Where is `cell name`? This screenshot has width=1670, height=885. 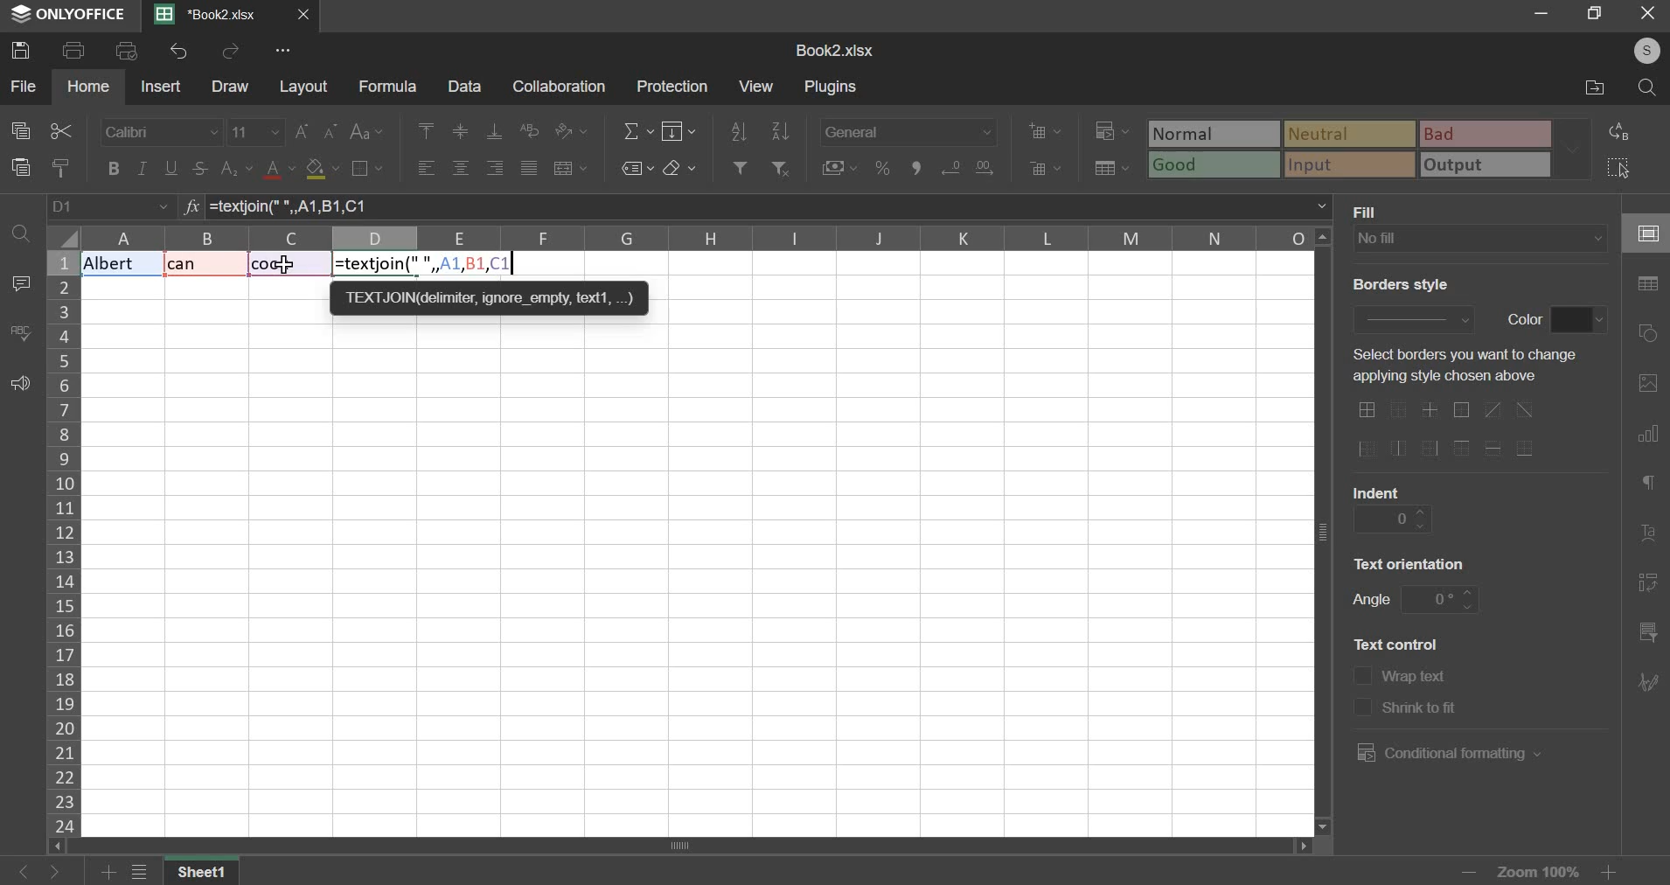
cell name is located at coordinates (111, 207).